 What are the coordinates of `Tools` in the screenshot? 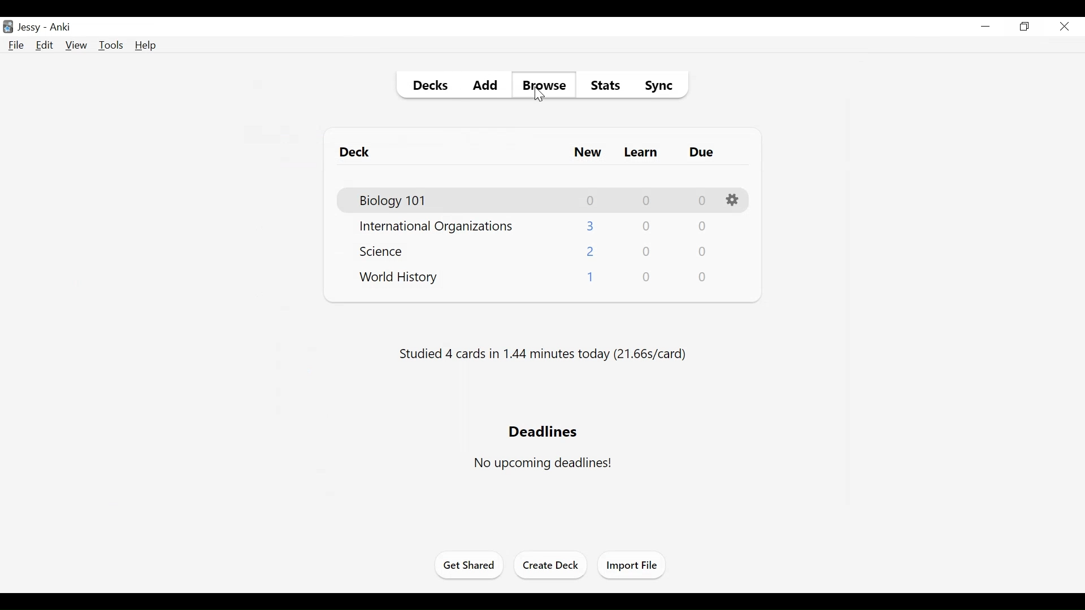 It's located at (111, 45).